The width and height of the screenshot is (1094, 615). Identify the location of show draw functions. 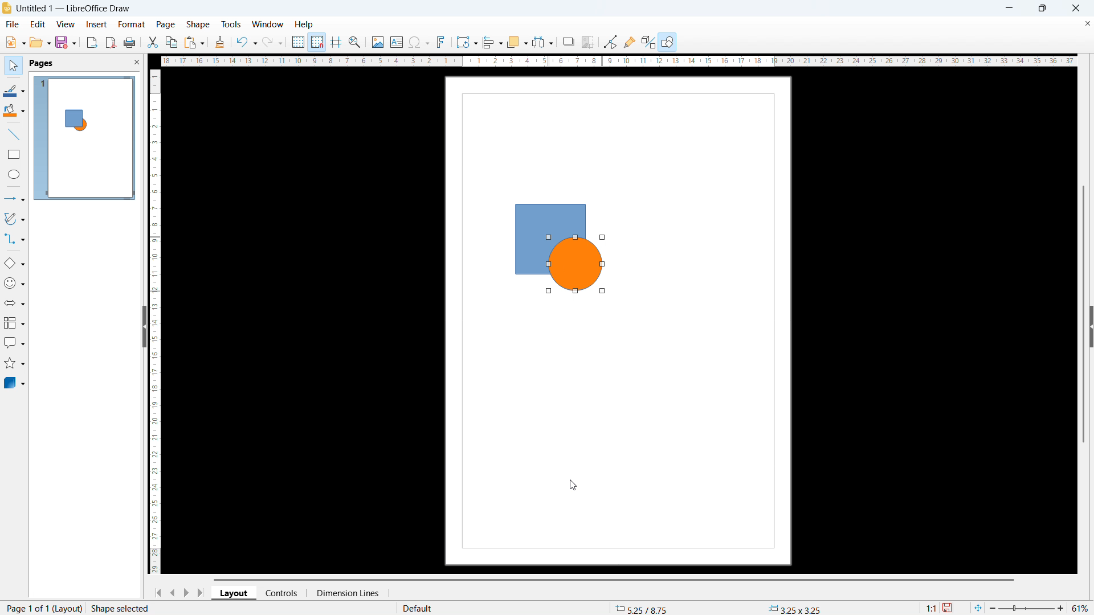
(667, 42).